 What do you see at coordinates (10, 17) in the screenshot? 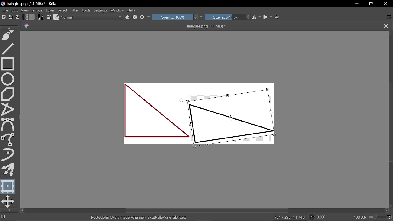
I see `Open document` at bounding box center [10, 17].